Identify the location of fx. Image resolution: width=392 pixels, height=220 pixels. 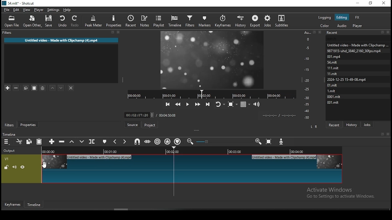
(358, 17).